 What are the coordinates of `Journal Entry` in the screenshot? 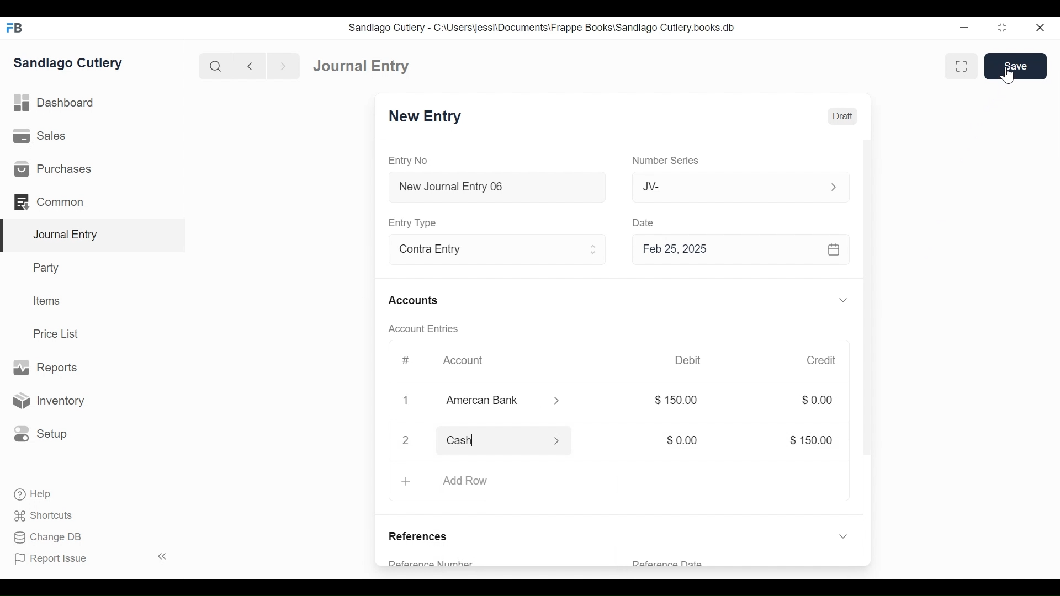 It's located at (362, 65).